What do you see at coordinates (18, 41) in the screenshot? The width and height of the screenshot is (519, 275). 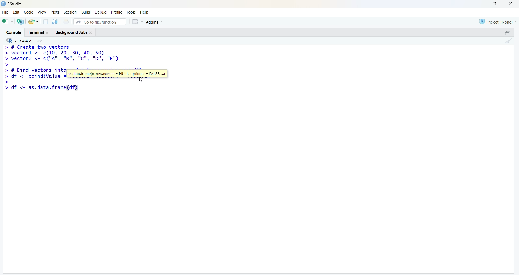 I see ` R 4.4.2` at bounding box center [18, 41].